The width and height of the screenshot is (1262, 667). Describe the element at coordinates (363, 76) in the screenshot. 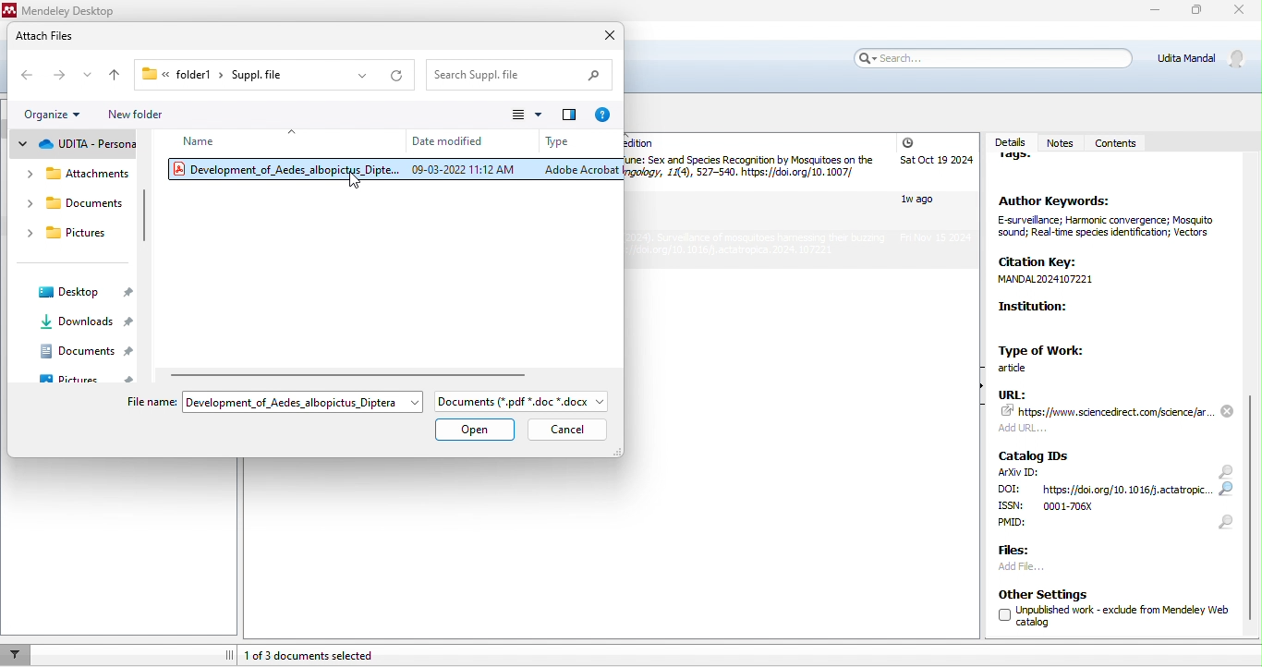

I see `drop down` at that location.